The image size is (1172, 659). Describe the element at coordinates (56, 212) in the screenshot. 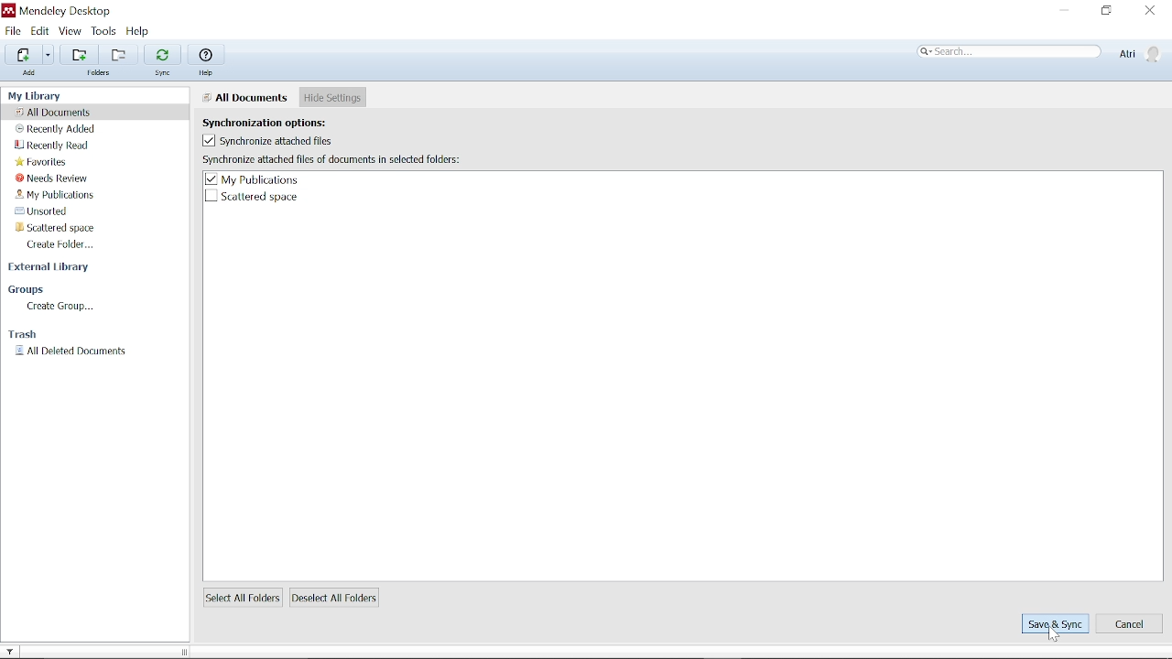

I see `Unsorted` at that location.